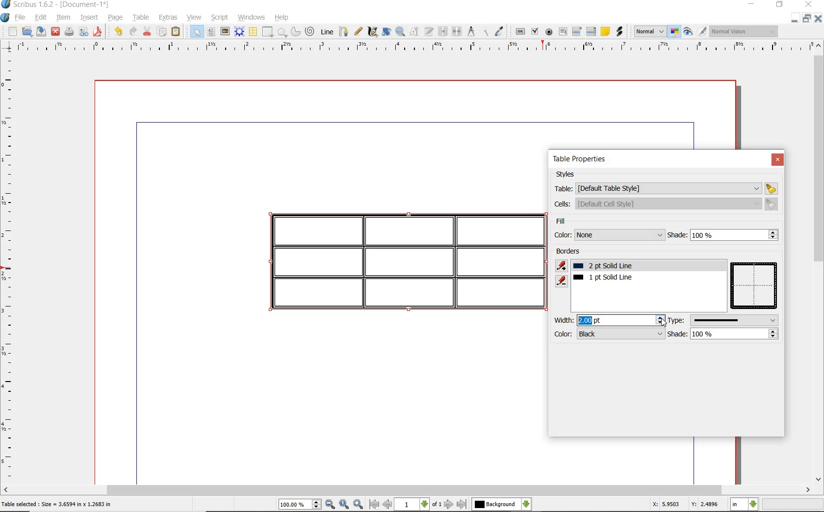  I want to click on add border, so click(563, 265).